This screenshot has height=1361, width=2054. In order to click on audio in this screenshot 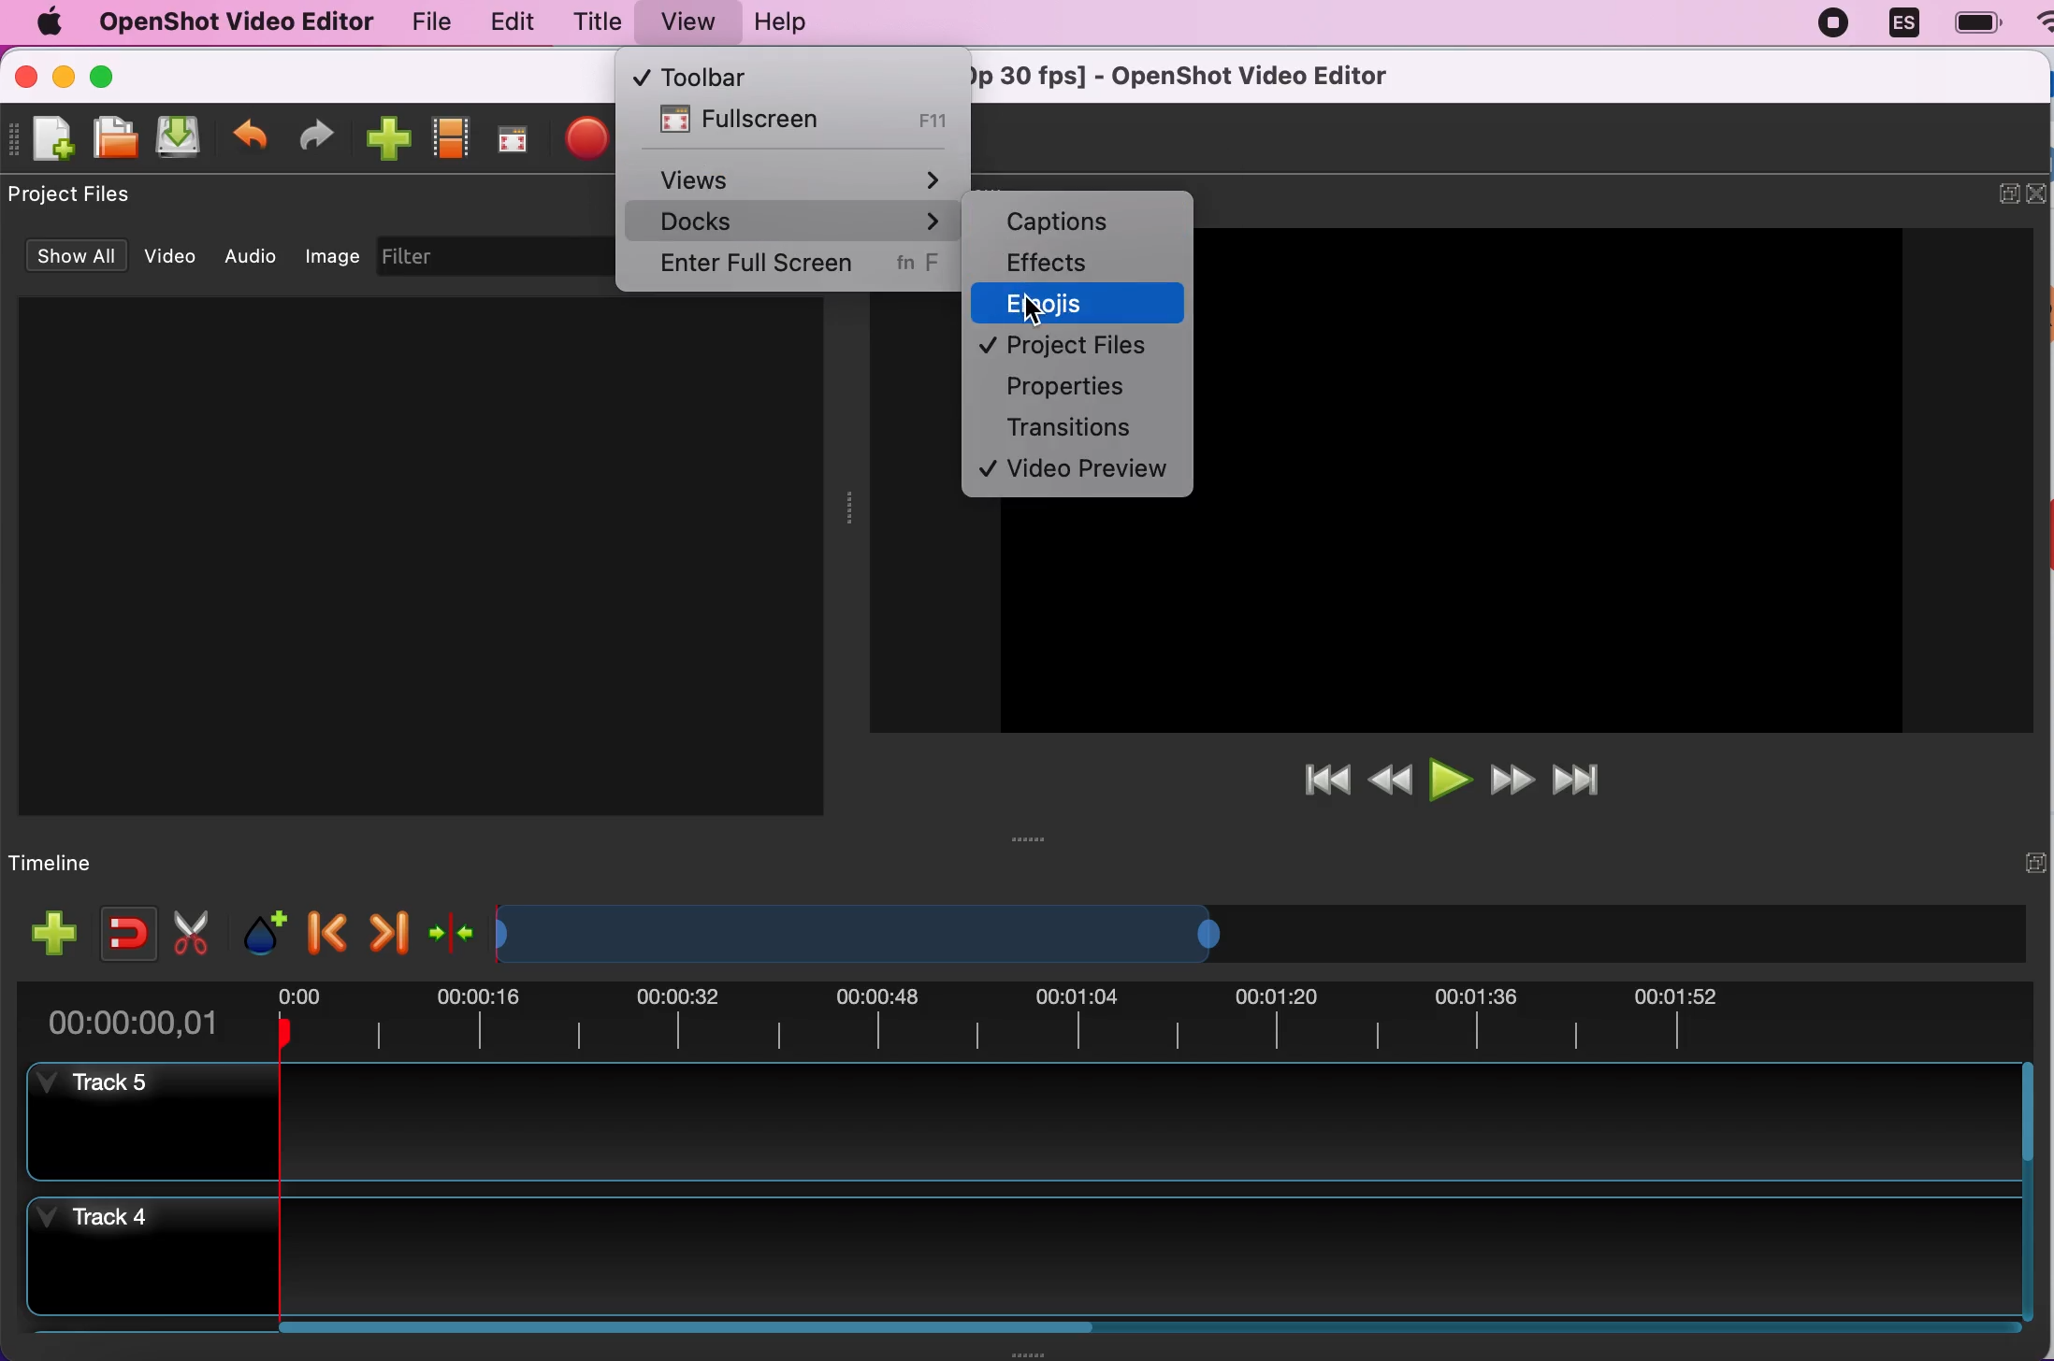, I will do `click(254, 254)`.